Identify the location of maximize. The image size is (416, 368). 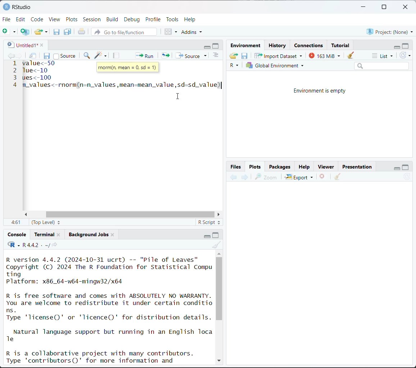
(216, 235).